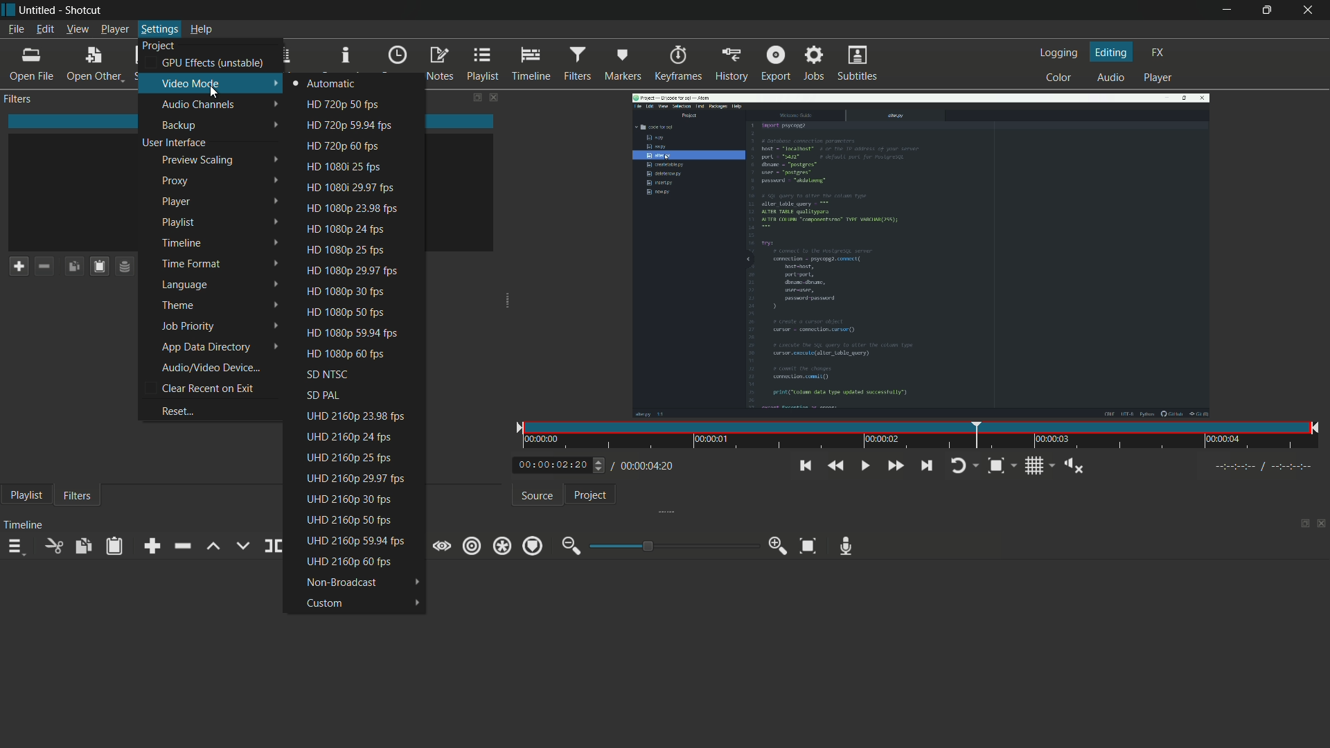  Describe the element at coordinates (577, 64) in the screenshot. I see `filters` at that location.